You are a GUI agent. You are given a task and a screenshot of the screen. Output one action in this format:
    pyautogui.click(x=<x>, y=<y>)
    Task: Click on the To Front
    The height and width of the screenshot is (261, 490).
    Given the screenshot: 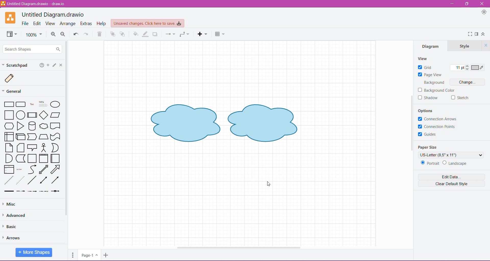 What is the action you would take?
    pyautogui.click(x=113, y=34)
    